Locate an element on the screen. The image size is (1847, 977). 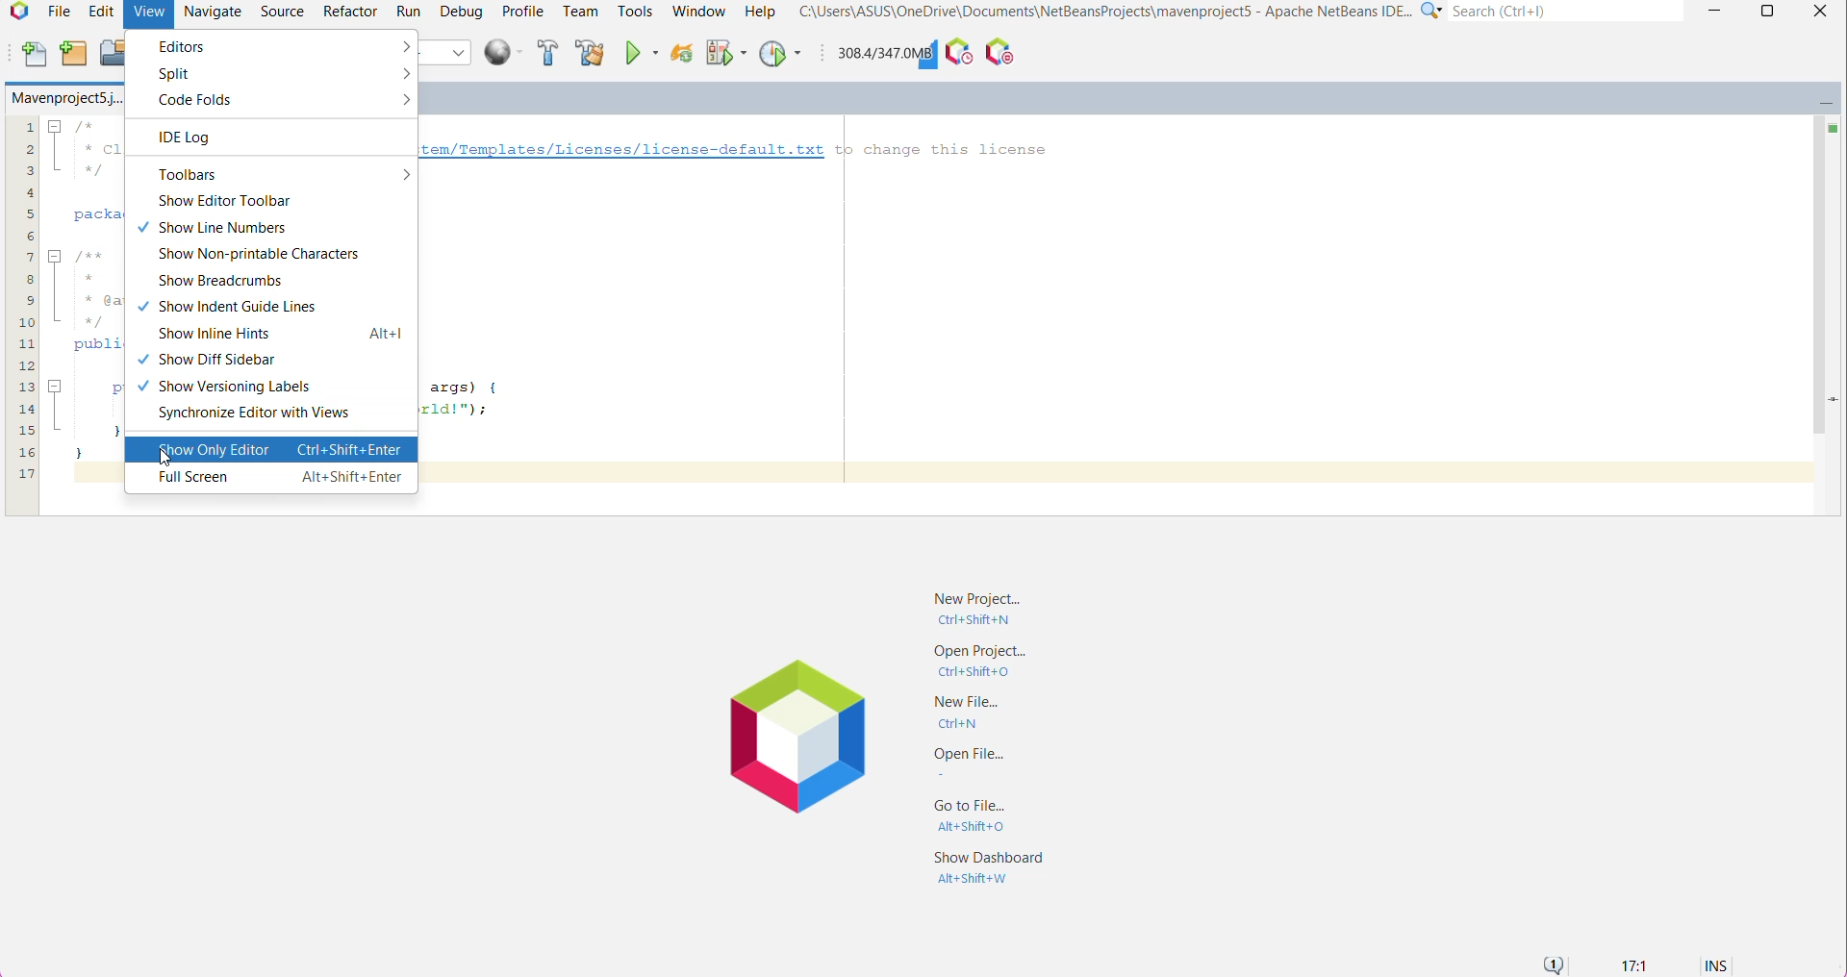
Go to File is located at coordinates (976, 816).